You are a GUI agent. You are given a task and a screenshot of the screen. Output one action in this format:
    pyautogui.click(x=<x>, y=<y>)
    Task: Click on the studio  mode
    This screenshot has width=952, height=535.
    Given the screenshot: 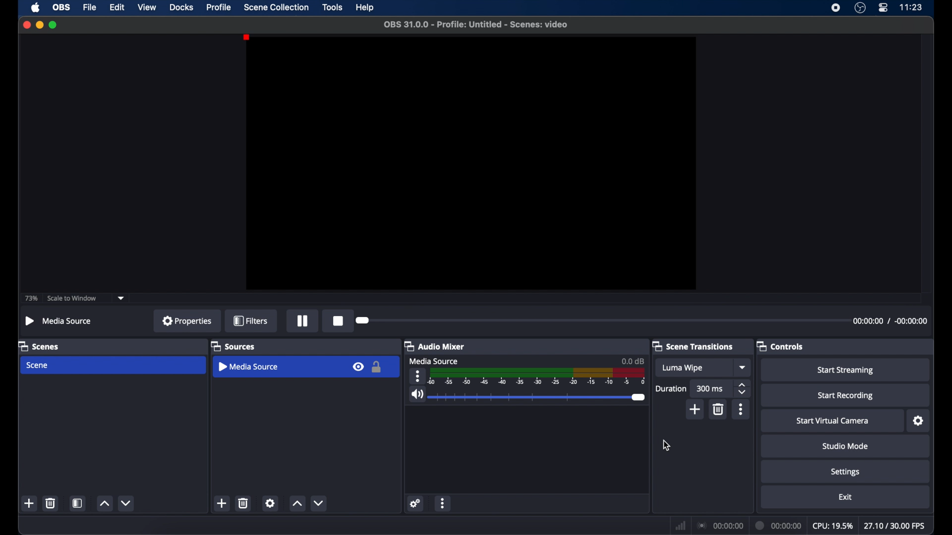 What is the action you would take?
    pyautogui.click(x=845, y=446)
    